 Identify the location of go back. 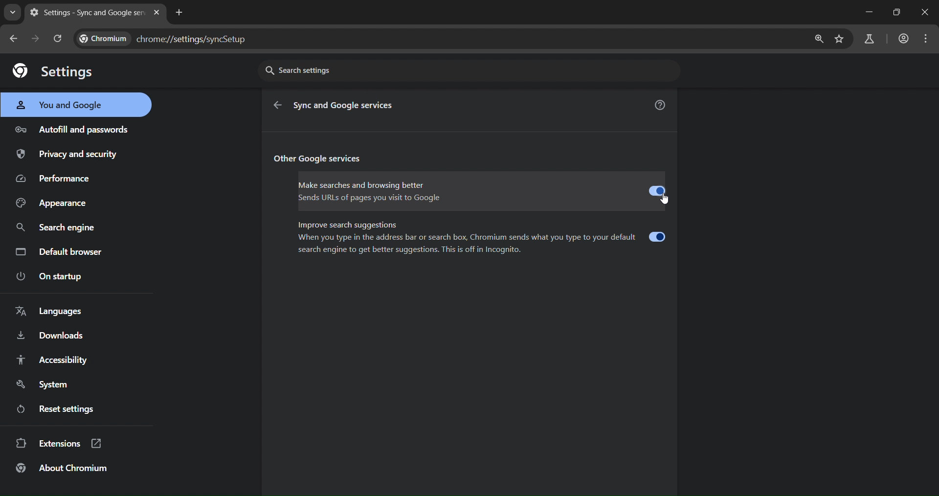
(277, 106).